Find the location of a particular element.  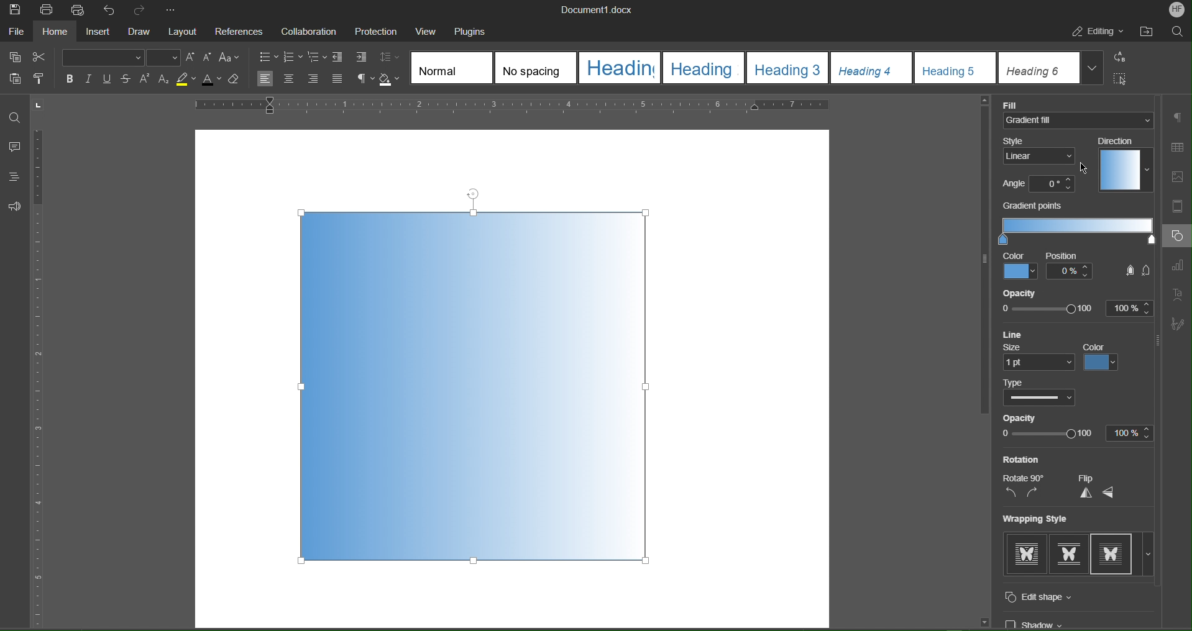

Number List is located at coordinates (294, 57).